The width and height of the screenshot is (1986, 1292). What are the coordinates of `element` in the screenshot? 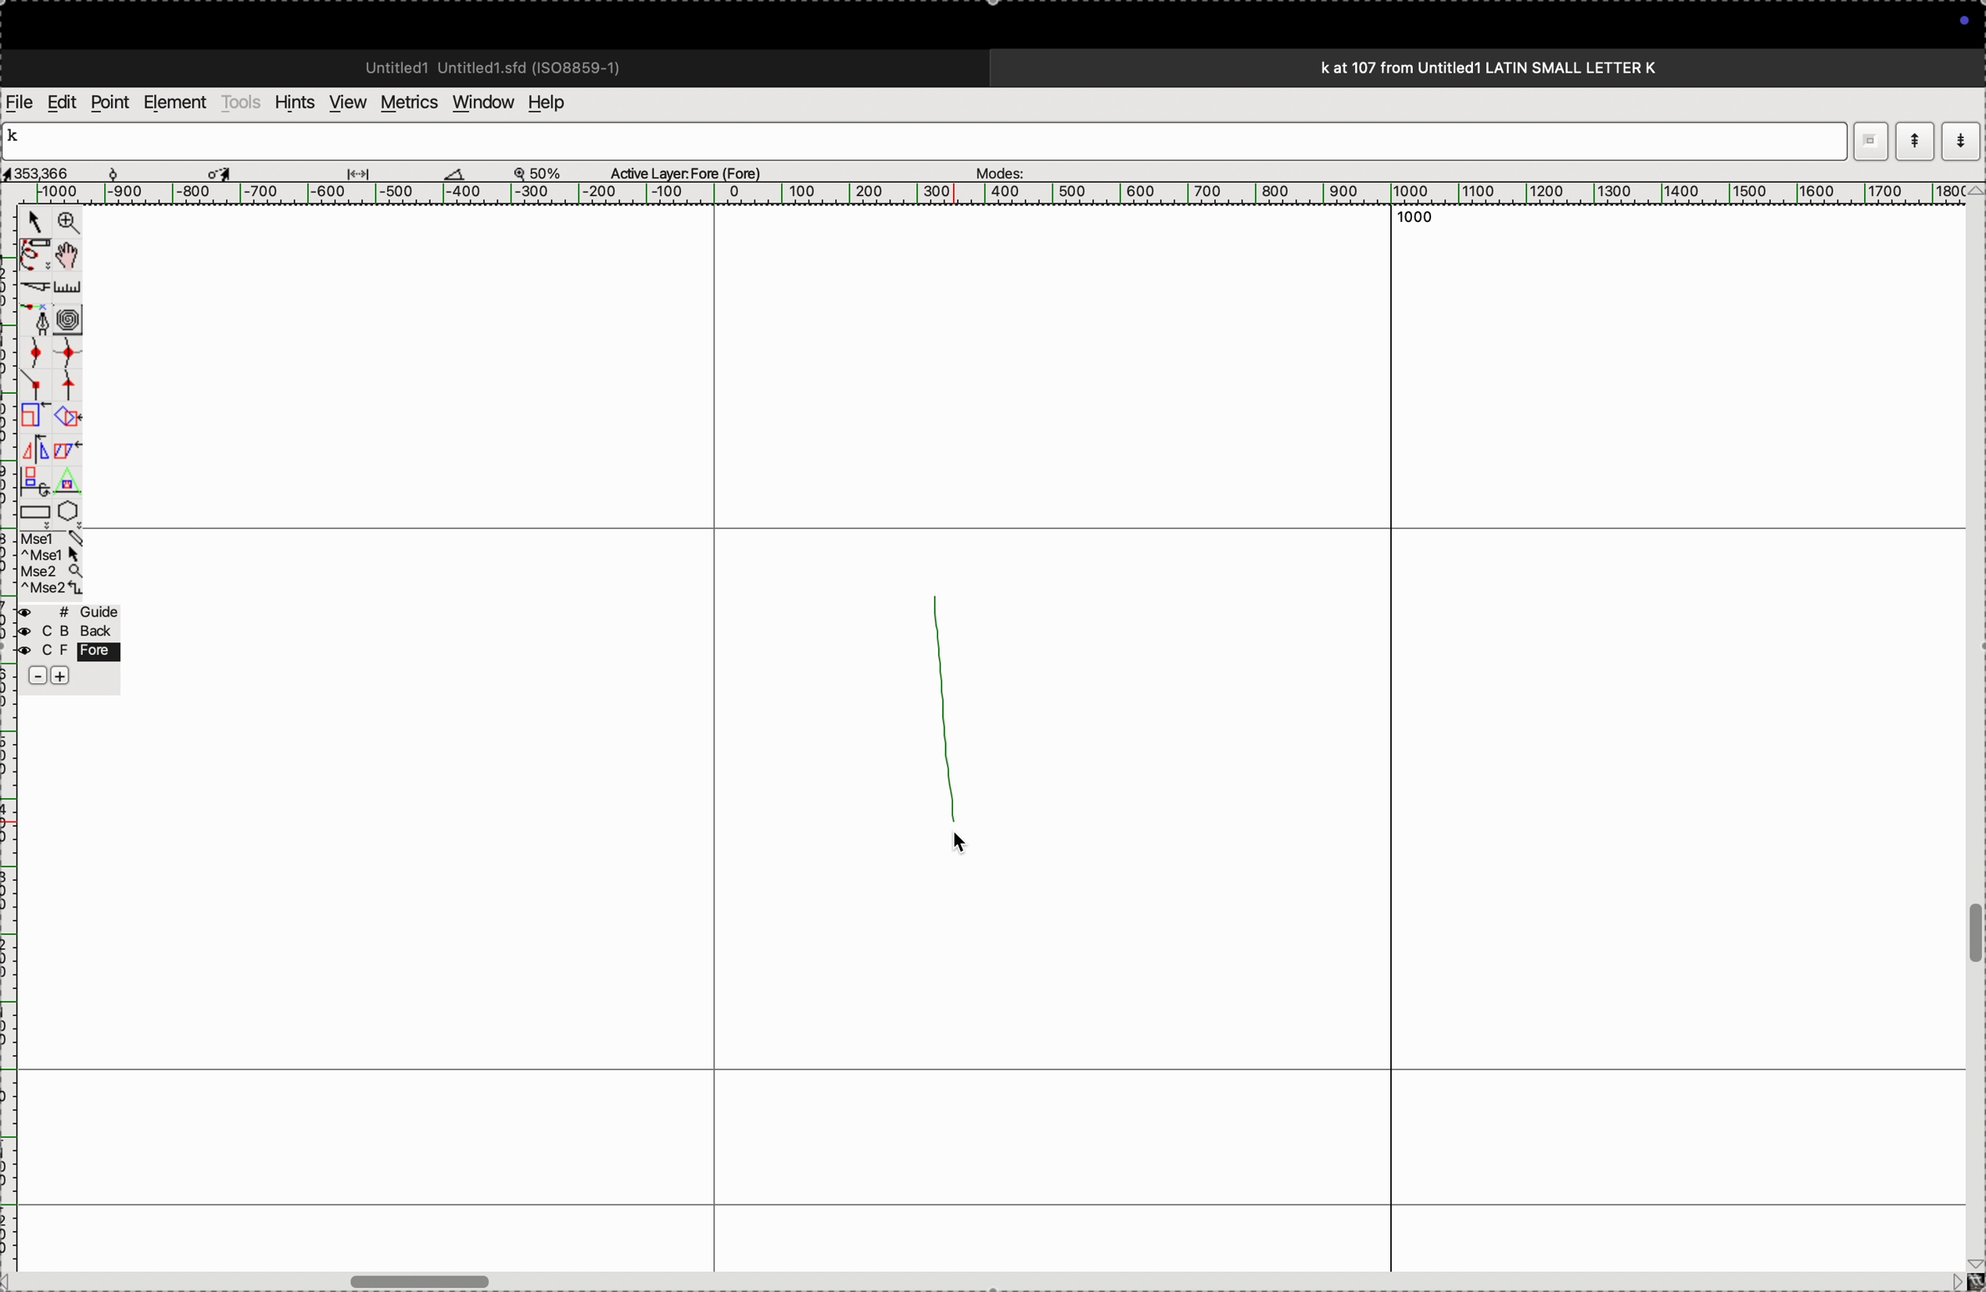 It's located at (177, 103).